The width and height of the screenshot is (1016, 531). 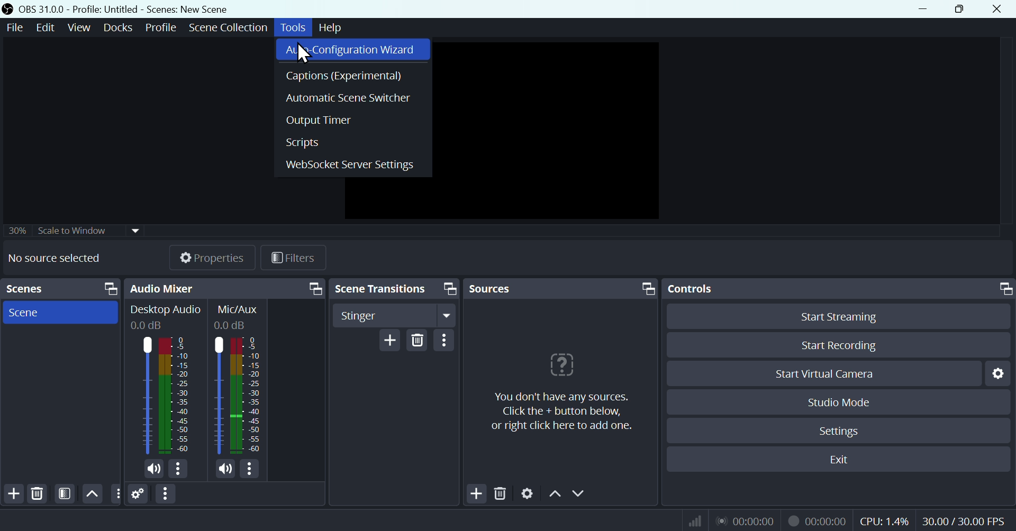 I want to click on Audio mixer, so click(x=166, y=381).